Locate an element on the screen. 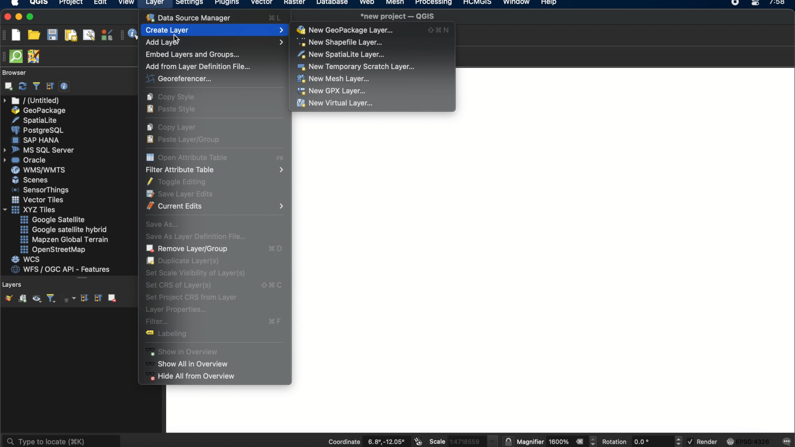 Image resolution: width=795 pixels, height=447 pixels. *new project - QGIS is located at coordinates (398, 16).